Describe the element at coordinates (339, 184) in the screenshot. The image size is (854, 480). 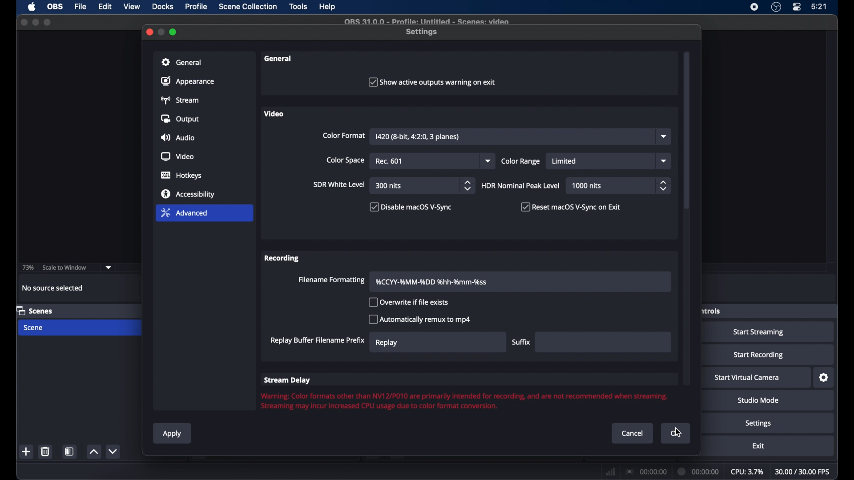
I see `sir white level` at that location.